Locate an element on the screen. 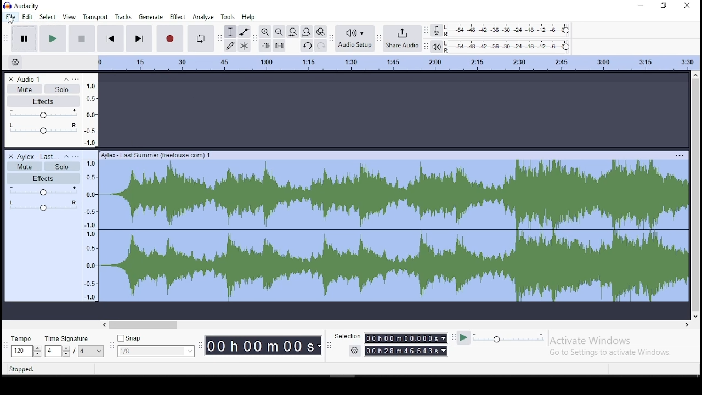 This screenshot has width=702, height=395. icon is located at coordinates (24, 6).